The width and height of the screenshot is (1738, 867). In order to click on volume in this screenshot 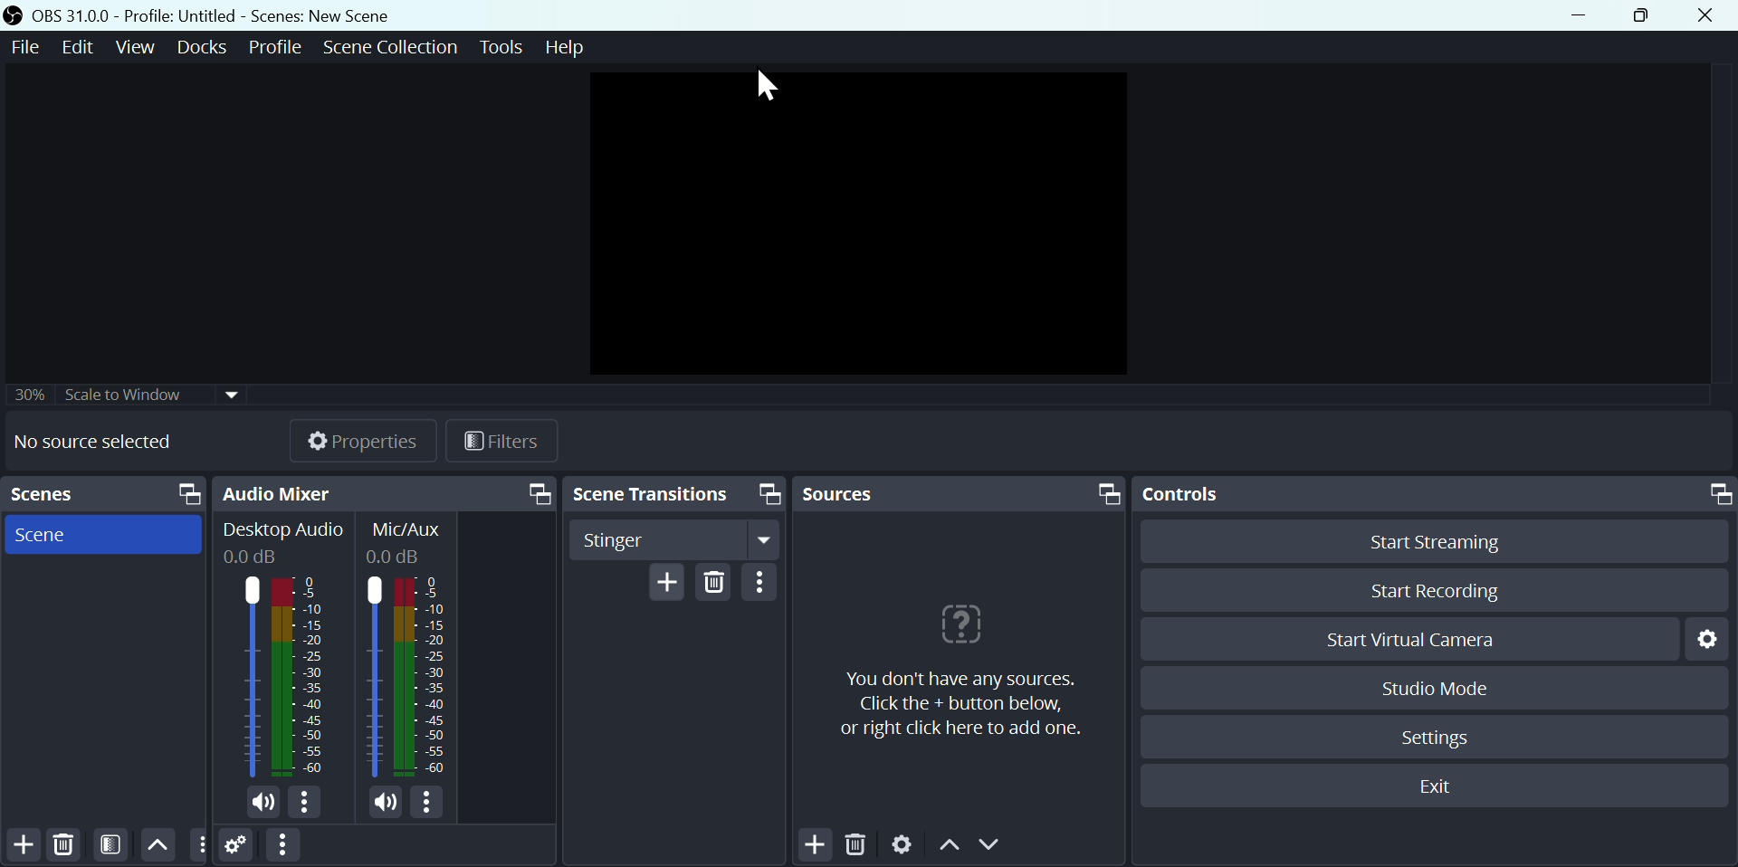, I will do `click(258, 804)`.